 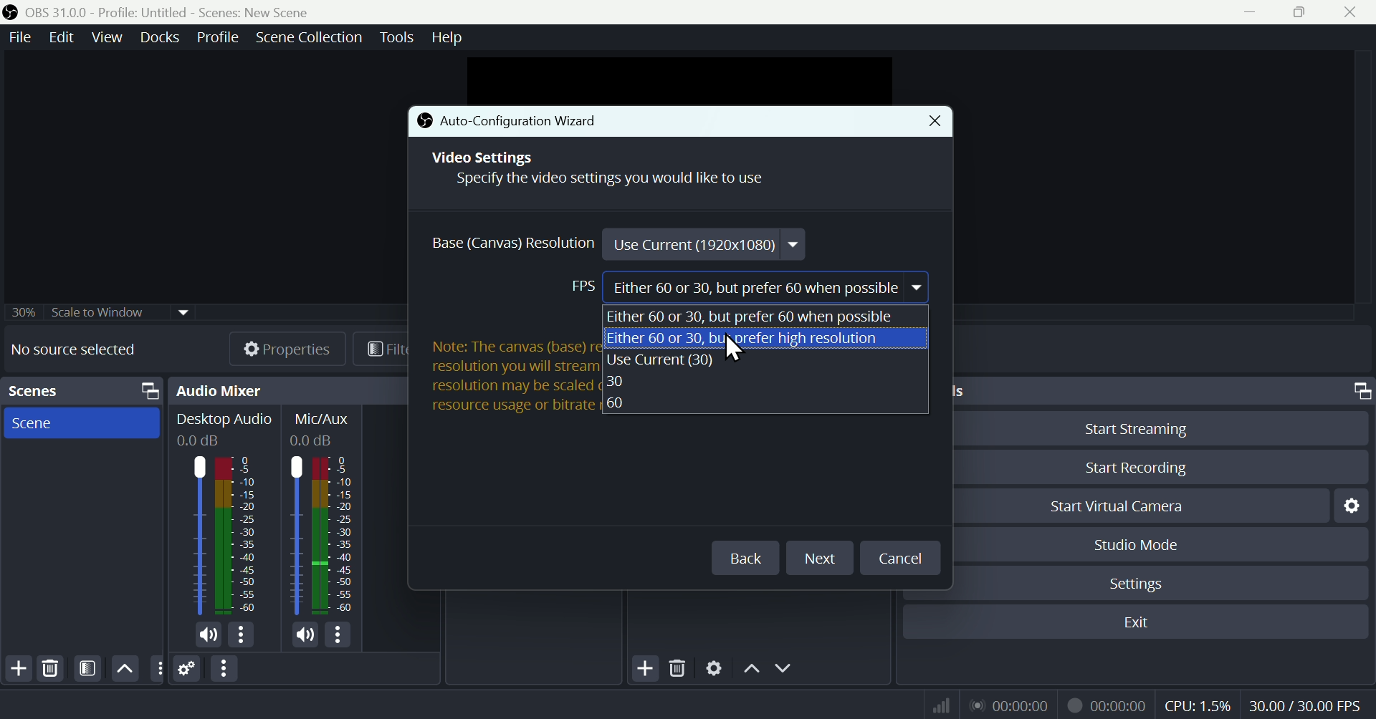 What do you see at coordinates (768, 287) in the screenshot?
I see `Either 60 or 30, but prefer 60 when possible` at bounding box center [768, 287].